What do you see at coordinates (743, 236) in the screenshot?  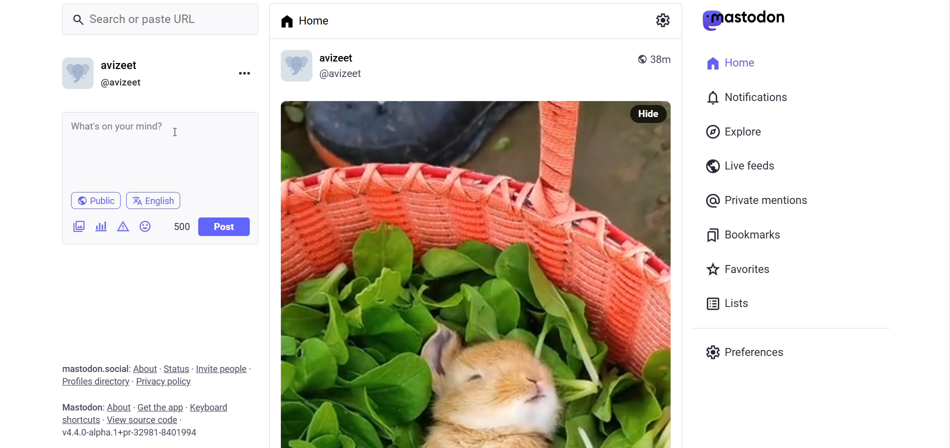 I see `Bookmarks` at bounding box center [743, 236].